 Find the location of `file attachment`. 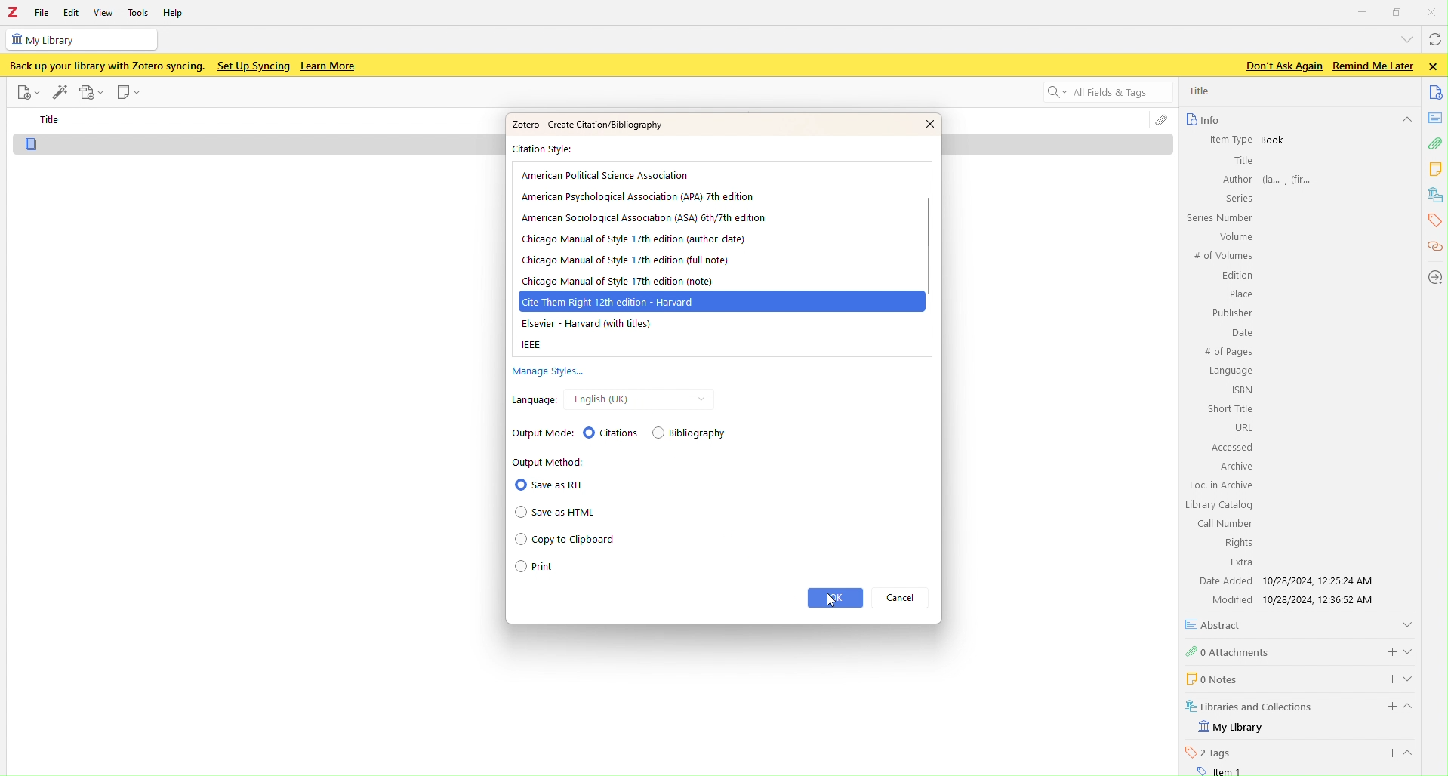

file attachment is located at coordinates (1161, 122).